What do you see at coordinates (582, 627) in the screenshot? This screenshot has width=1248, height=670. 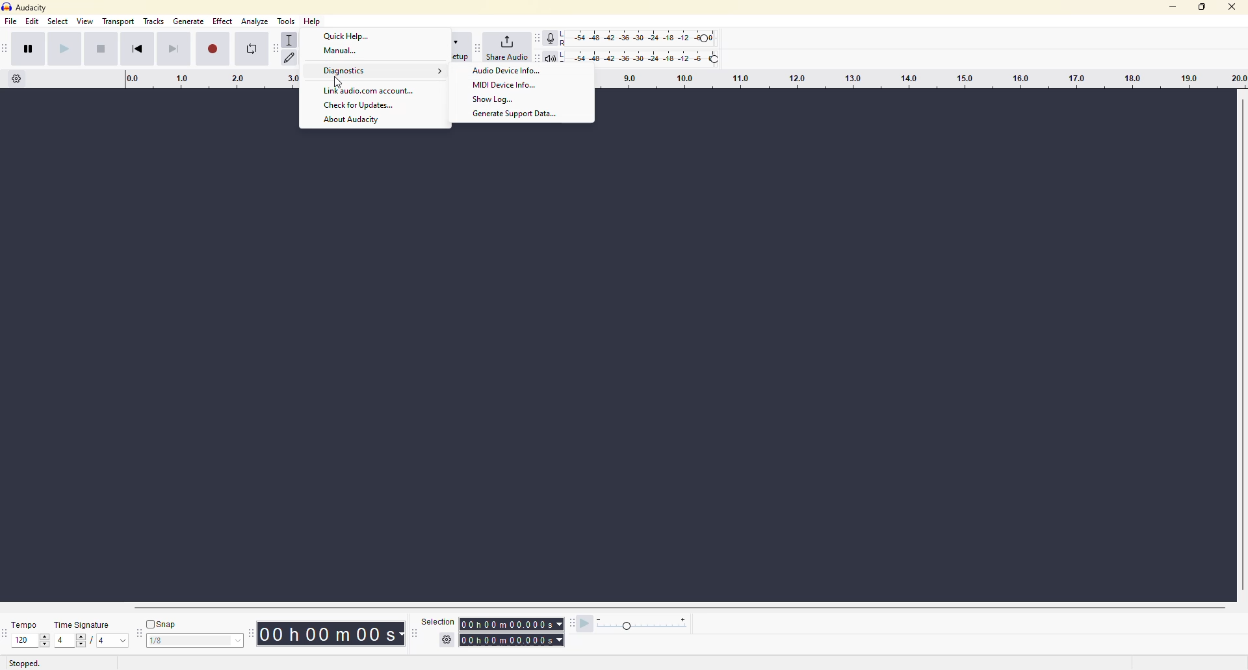 I see `play at speed` at bounding box center [582, 627].